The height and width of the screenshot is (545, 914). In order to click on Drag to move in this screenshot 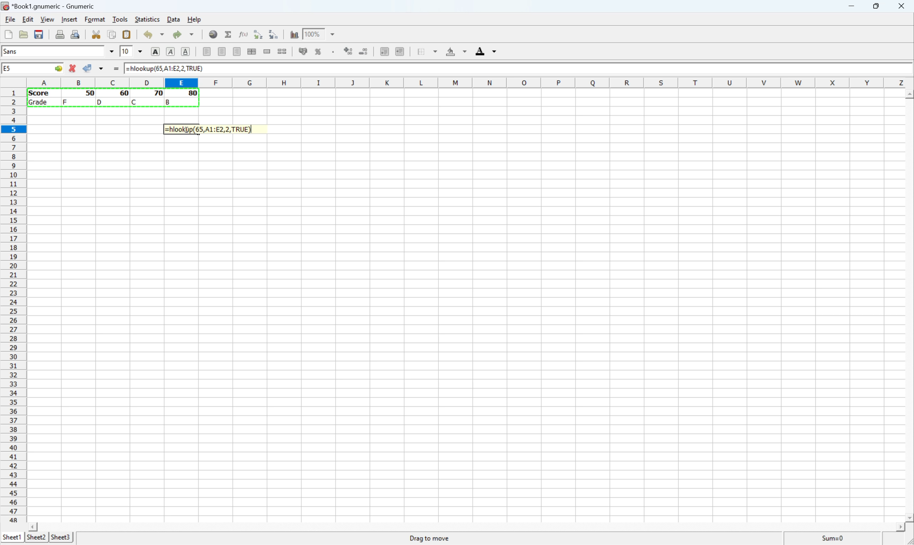, I will do `click(430, 539)`.